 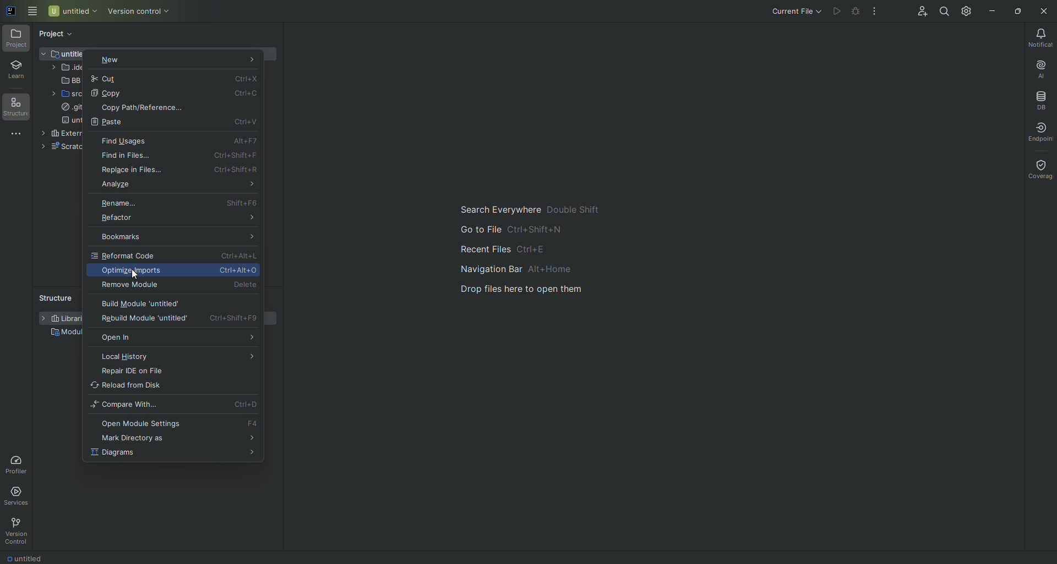 What do you see at coordinates (853, 11) in the screenshot?
I see `Debug` at bounding box center [853, 11].